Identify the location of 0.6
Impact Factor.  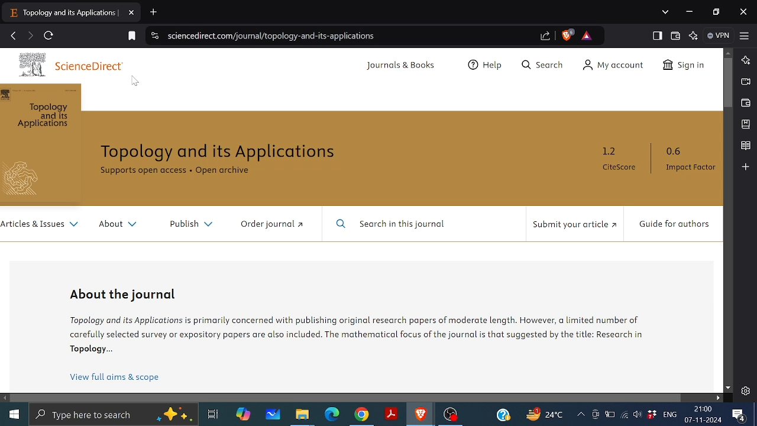
(688, 161).